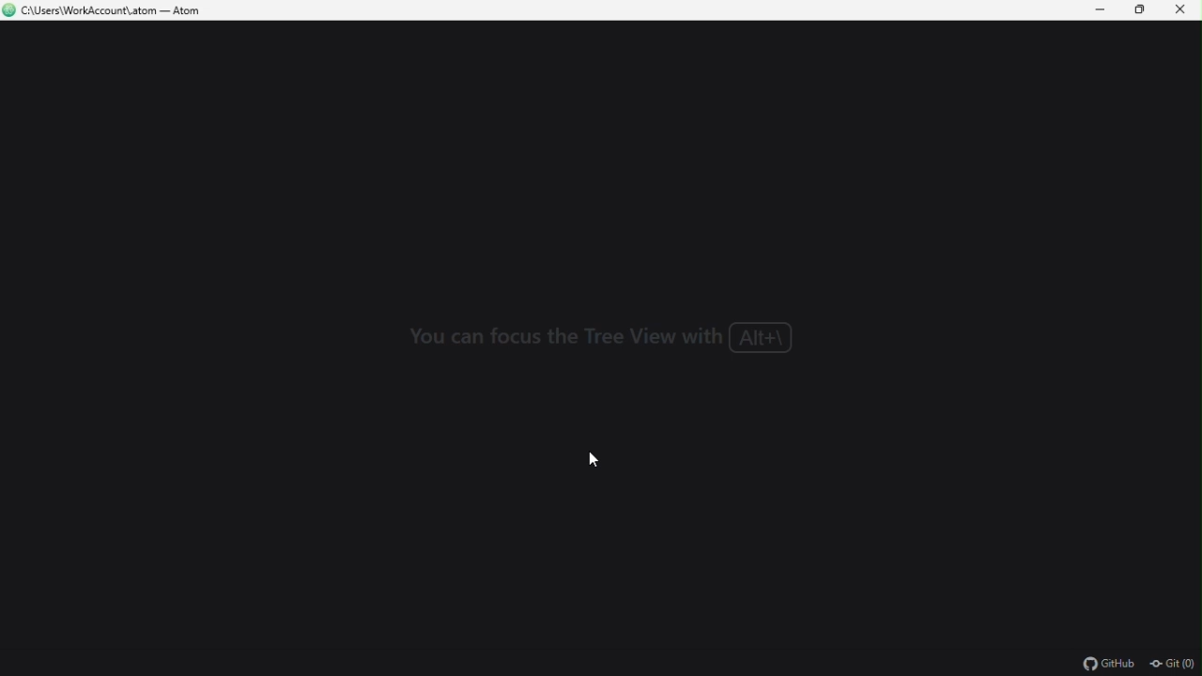 The width and height of the screenshot is (1202, 676). What do you see at coordinates (603, 341) in the screenshot?
I see `text` at bounding box center [603, 341].